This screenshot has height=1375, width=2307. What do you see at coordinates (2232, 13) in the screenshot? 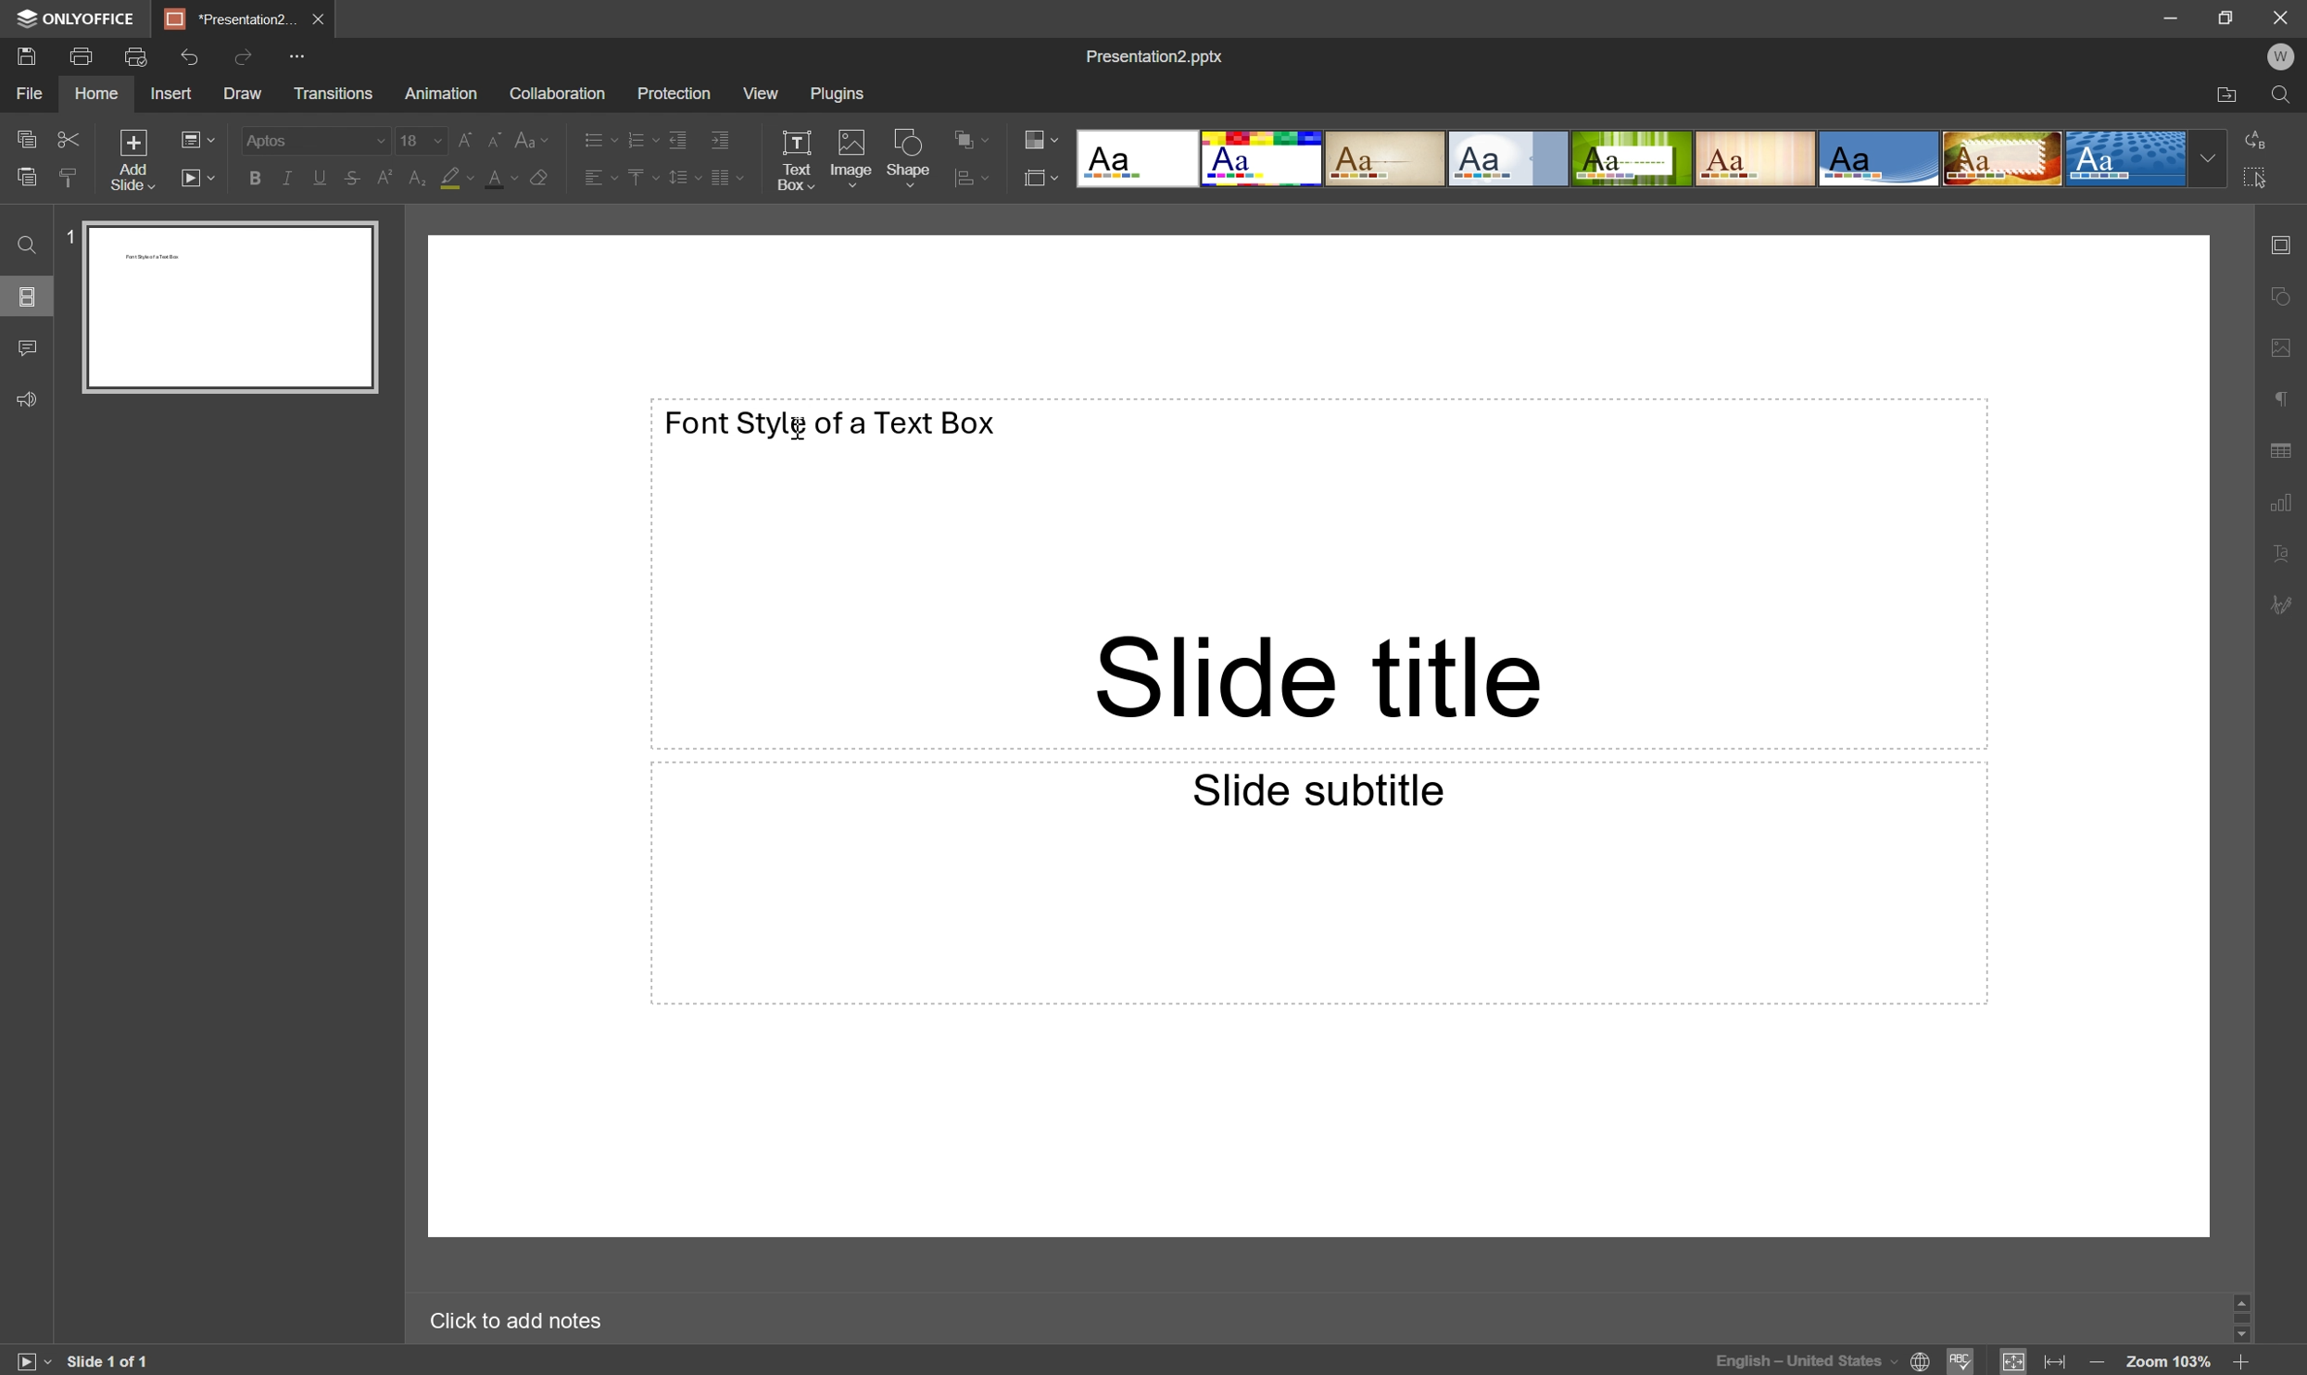
I see `Restore Down` at bounding box center [2232, 13].